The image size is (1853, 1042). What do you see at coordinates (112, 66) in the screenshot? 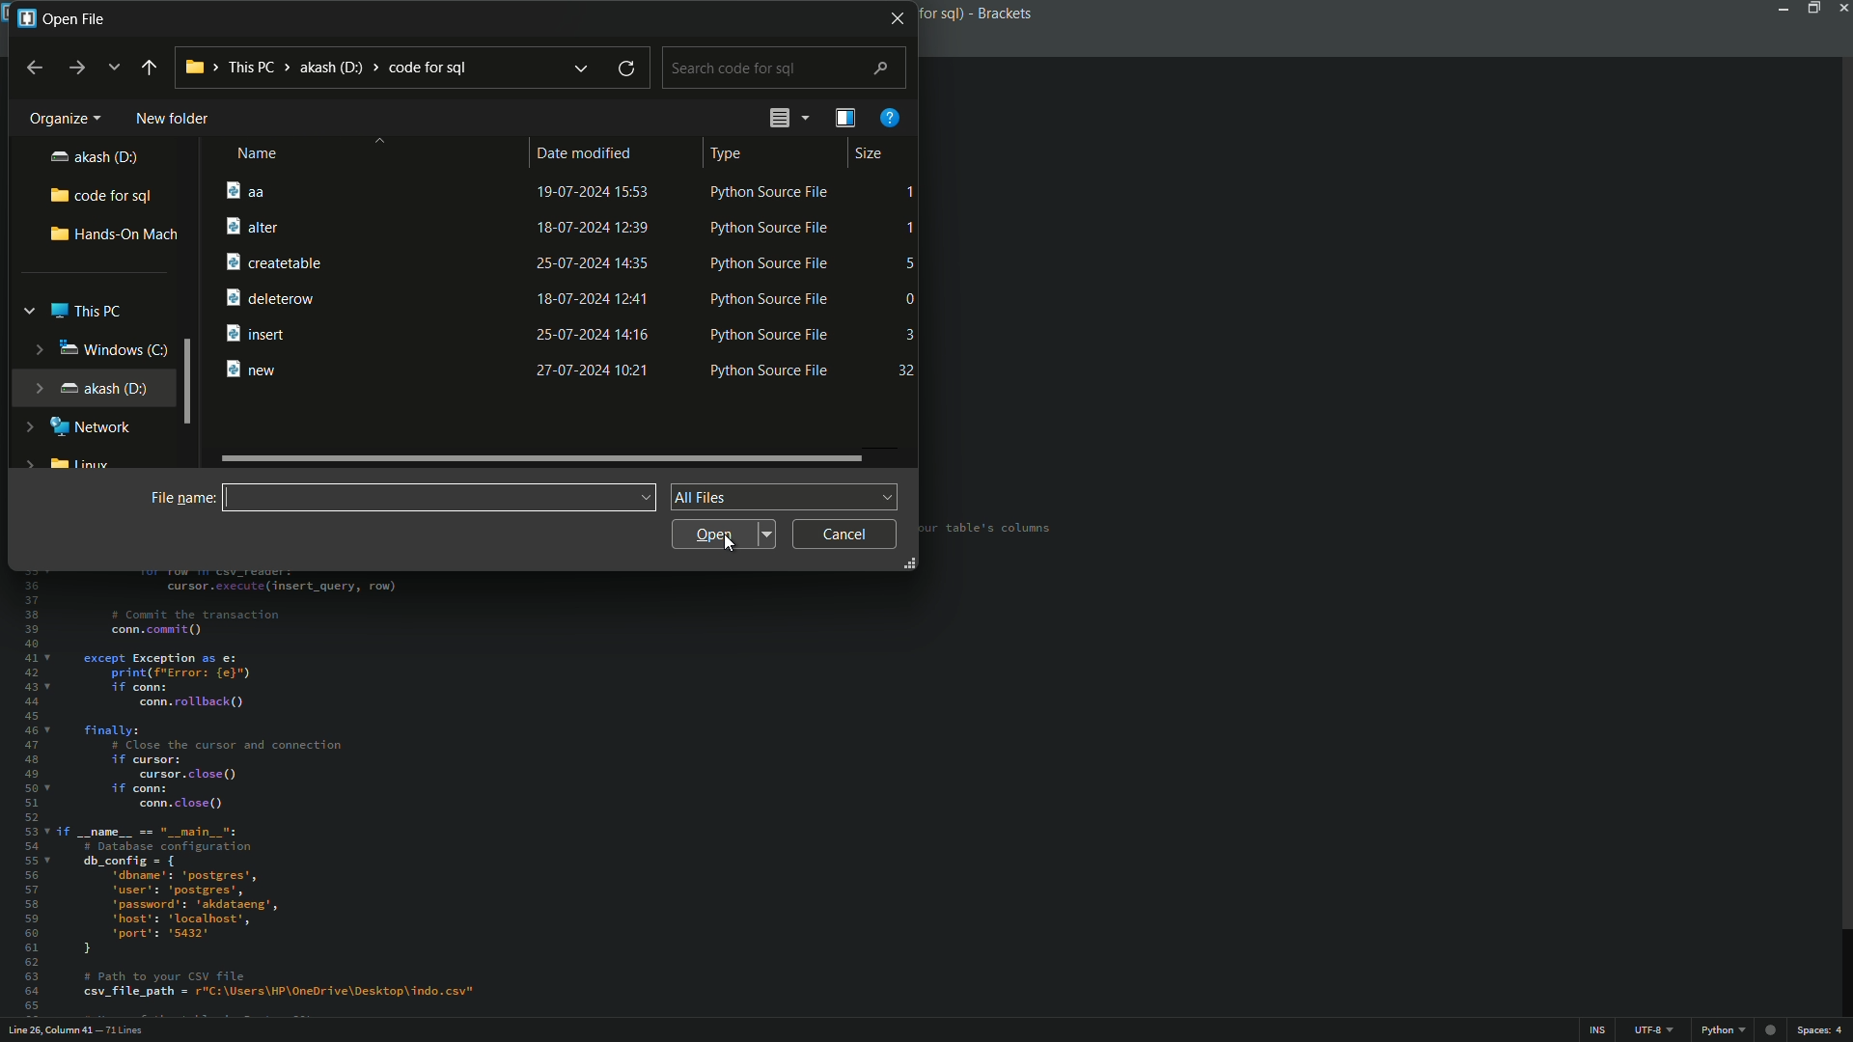
I see `recent location` at bounding box center [112, 66].